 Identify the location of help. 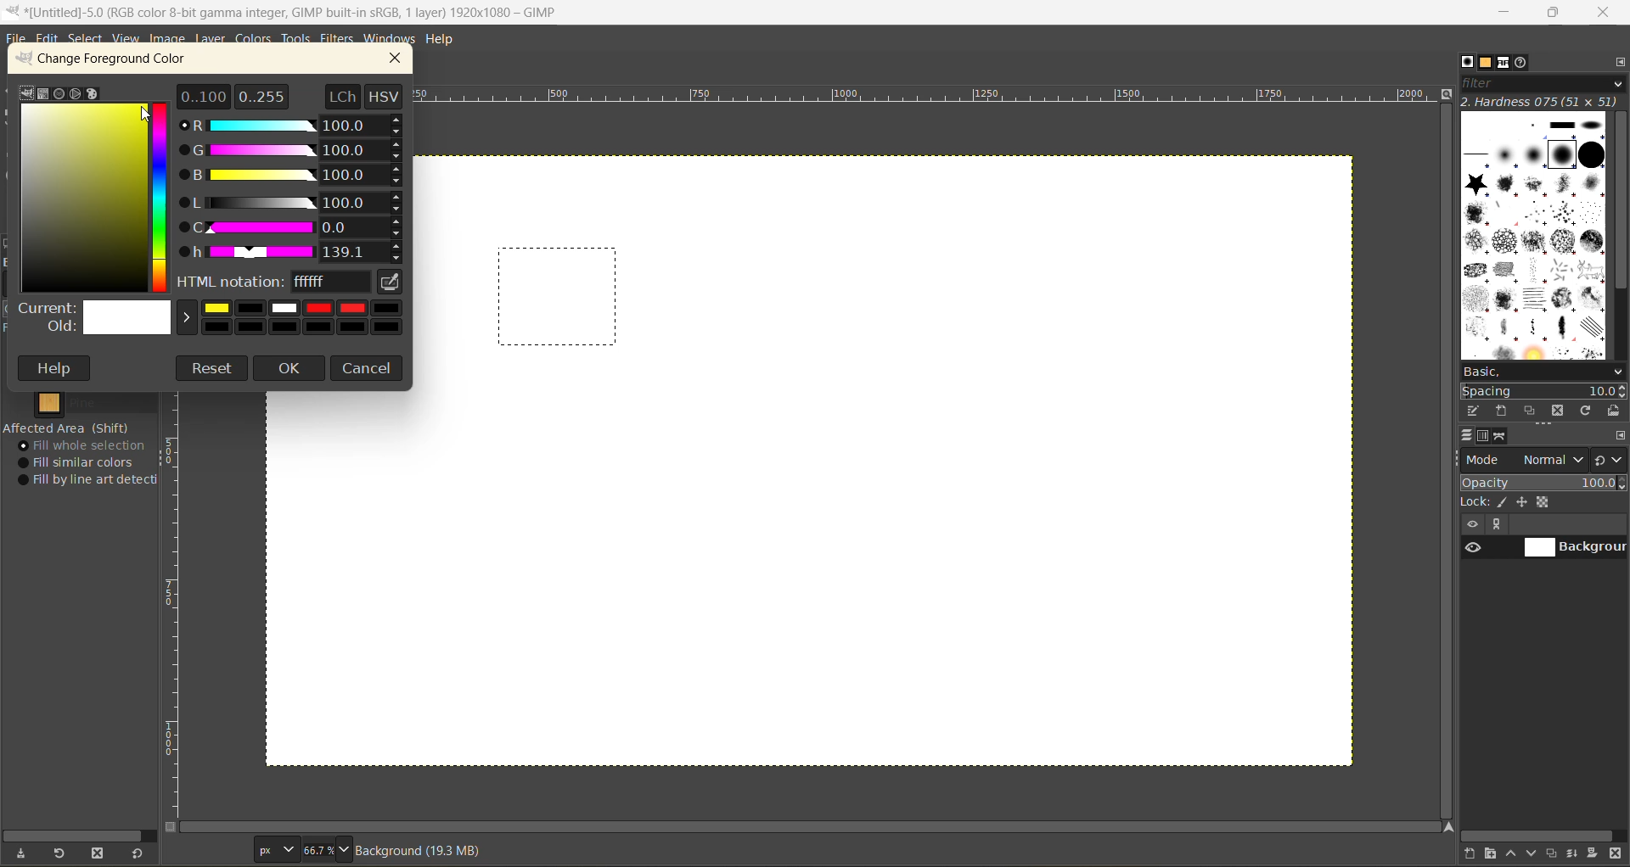
(57, 368).